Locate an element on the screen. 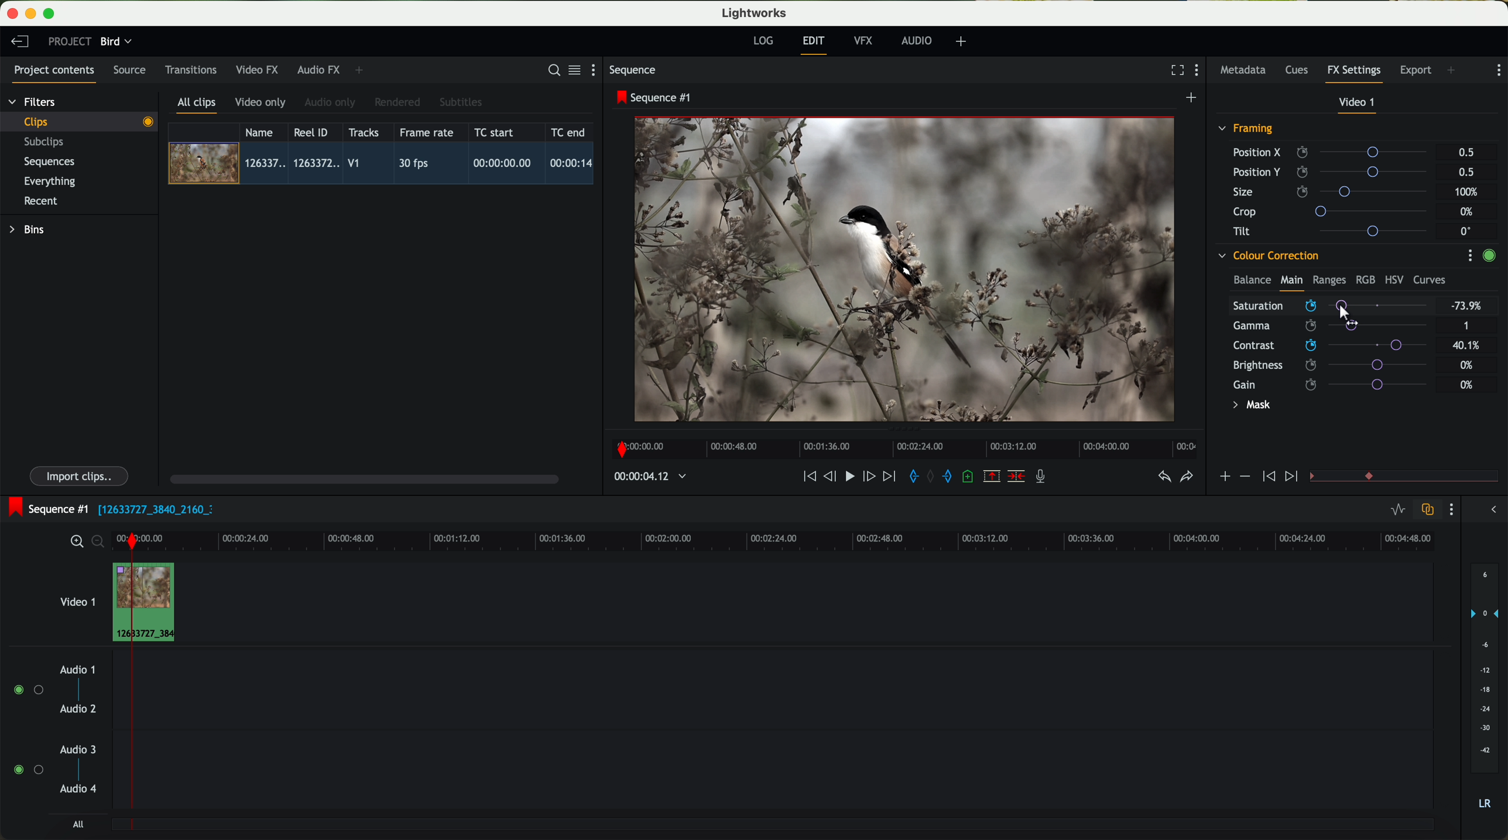  icon is located at coordinates (1293, 477).